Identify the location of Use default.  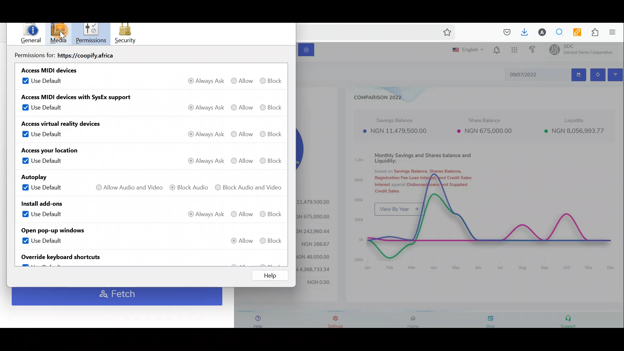
(41, 188).